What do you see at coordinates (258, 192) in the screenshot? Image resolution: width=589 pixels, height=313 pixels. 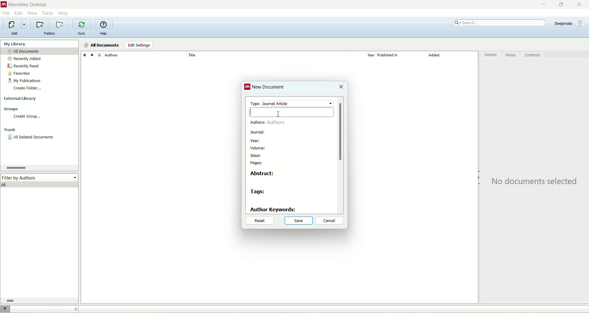 I see `tags` at bounding box center [258, 192].